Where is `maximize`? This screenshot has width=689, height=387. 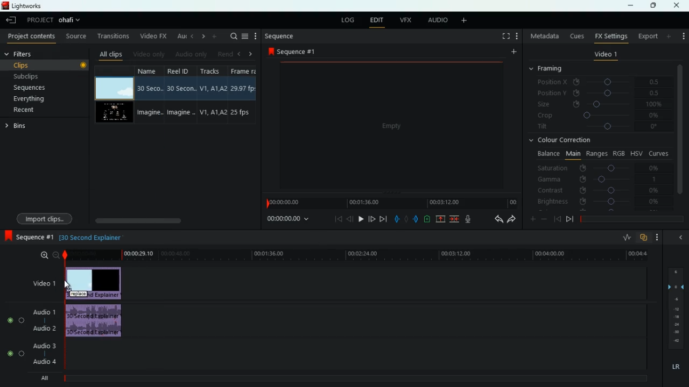 maximize is located at coordinates (651, 6).